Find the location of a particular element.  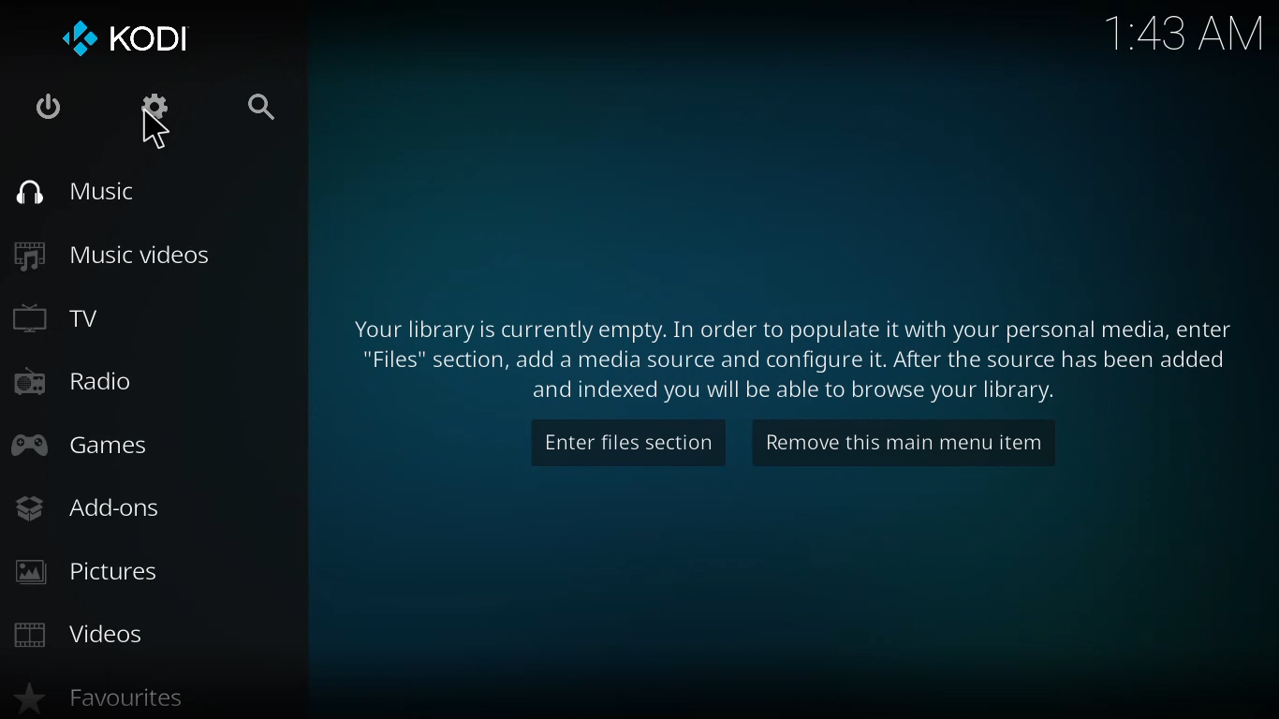

favorites is located at coordinates (100, 699).